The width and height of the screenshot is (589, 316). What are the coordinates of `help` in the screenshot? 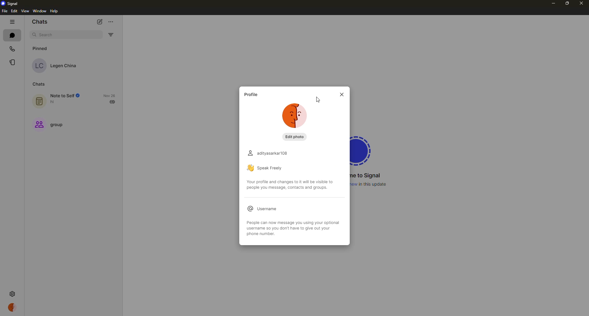 It's located at (55, 11).